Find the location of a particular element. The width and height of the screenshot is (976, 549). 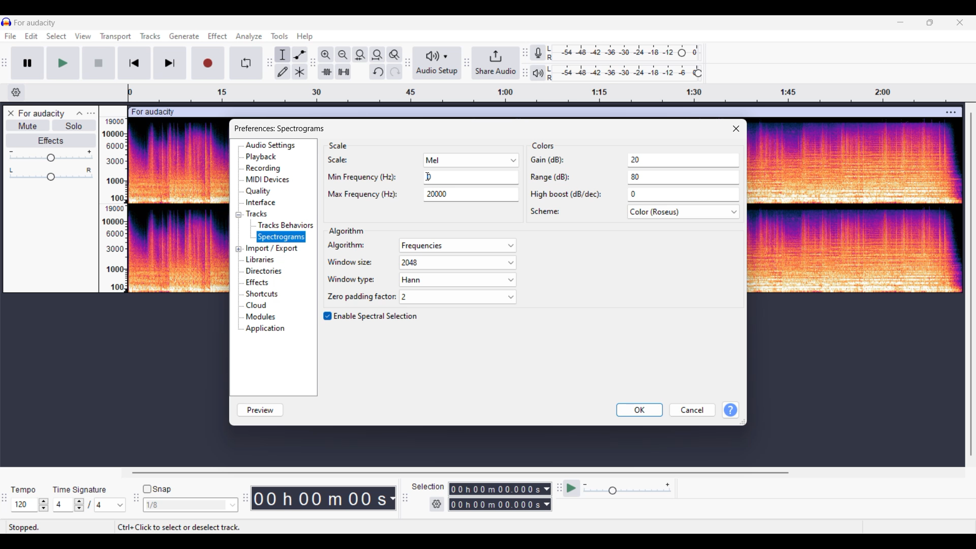

audio settings is located at coordinates (274, 146).